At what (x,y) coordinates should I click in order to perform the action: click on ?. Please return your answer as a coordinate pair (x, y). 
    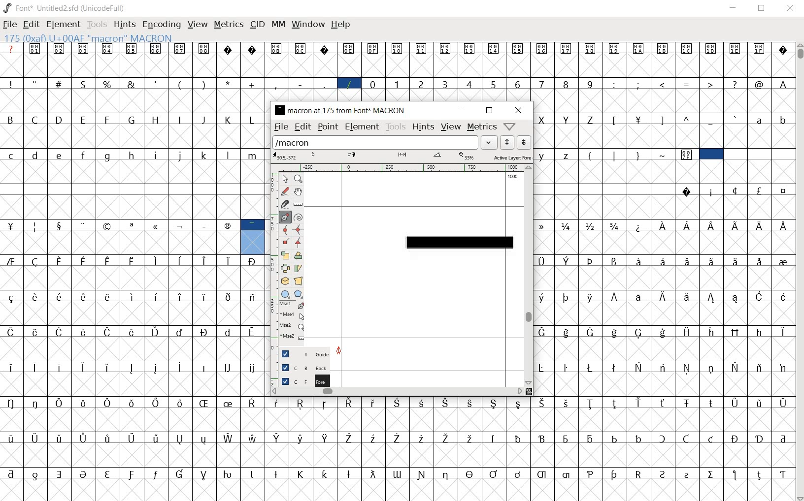
    Looking at the image, I should click on (734, 83).